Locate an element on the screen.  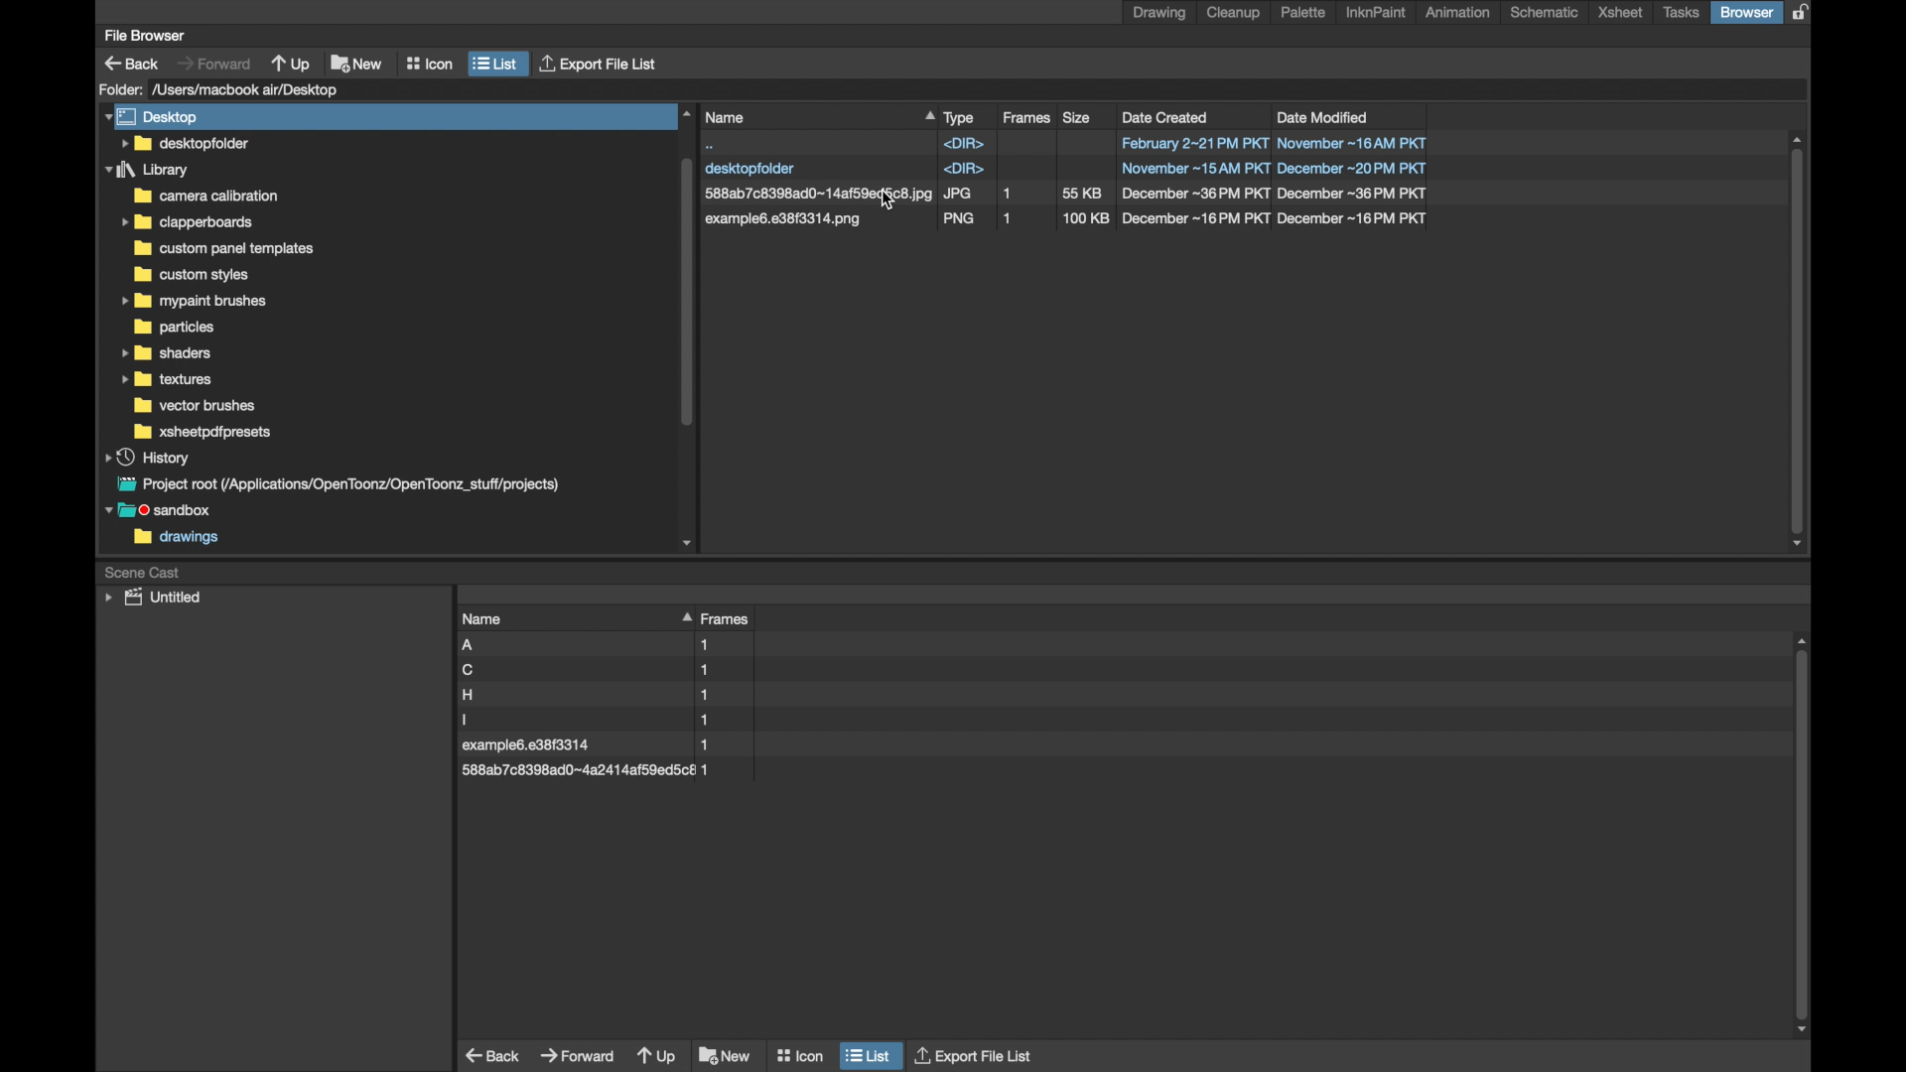
forward is located at coordinates (578, 1053).